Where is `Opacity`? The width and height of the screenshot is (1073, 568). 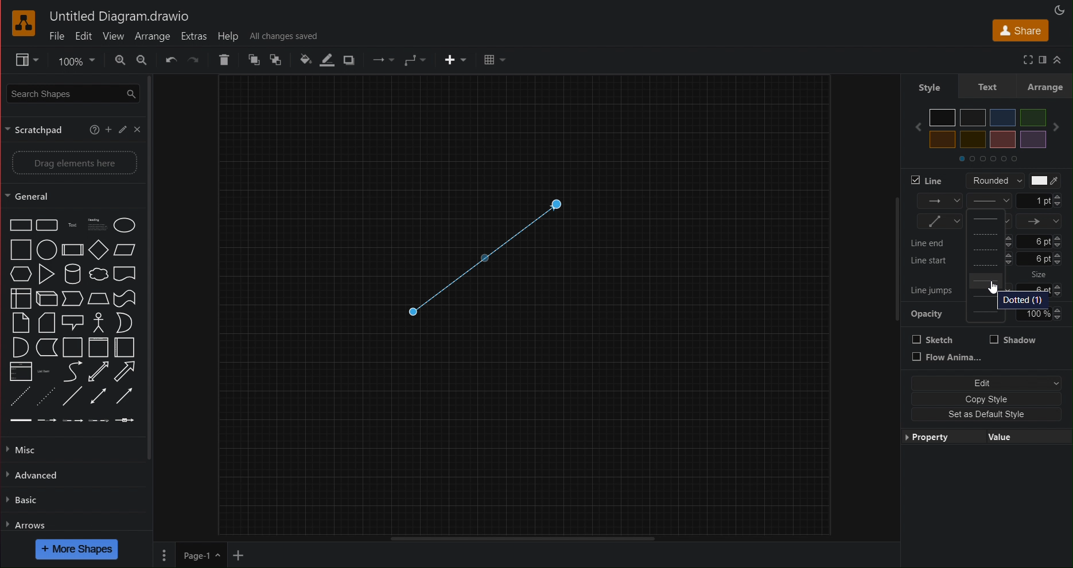
Opacity is located at coordinates (986, 316).